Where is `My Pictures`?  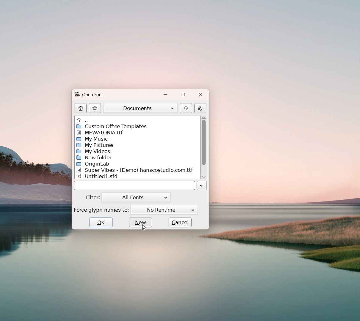 My Pictures is located at coordinates (98, 145).